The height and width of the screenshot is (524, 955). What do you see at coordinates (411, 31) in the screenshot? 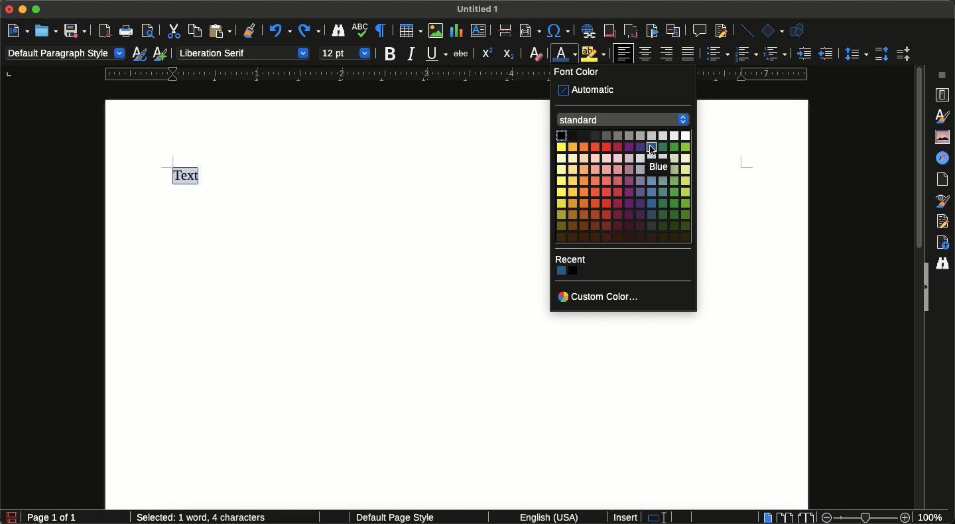
I see `Insert table` at bounding box center [411, 31].